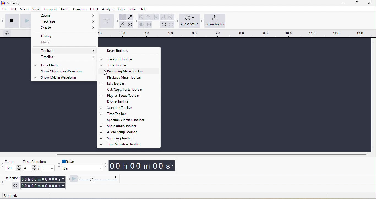 The image size is (376, 199). Describe the element at coordinates (106, 73) in the screenshot. I see `cursor` at that location.